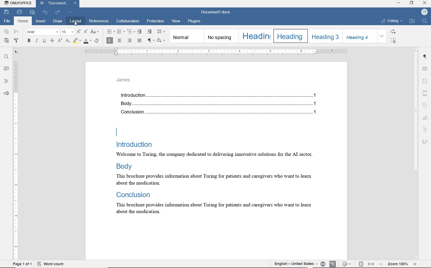 The image size is (431, 268). What do you see at coordinates (67, 32) in the screenshot?
I see `font size` at bounding box center [67, 32].